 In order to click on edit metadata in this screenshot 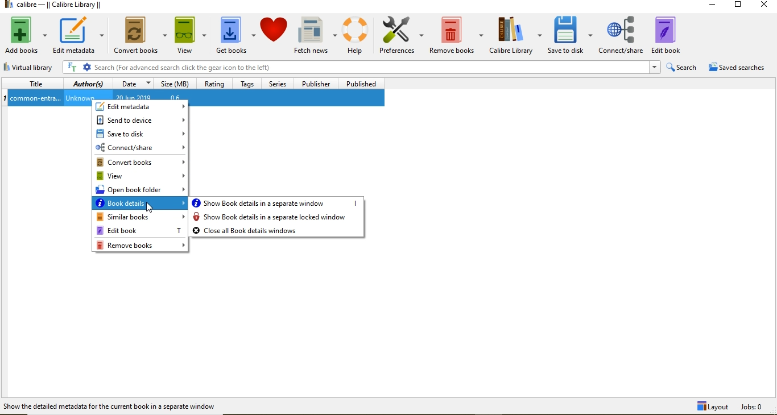, I will do `click(77, 35)`.